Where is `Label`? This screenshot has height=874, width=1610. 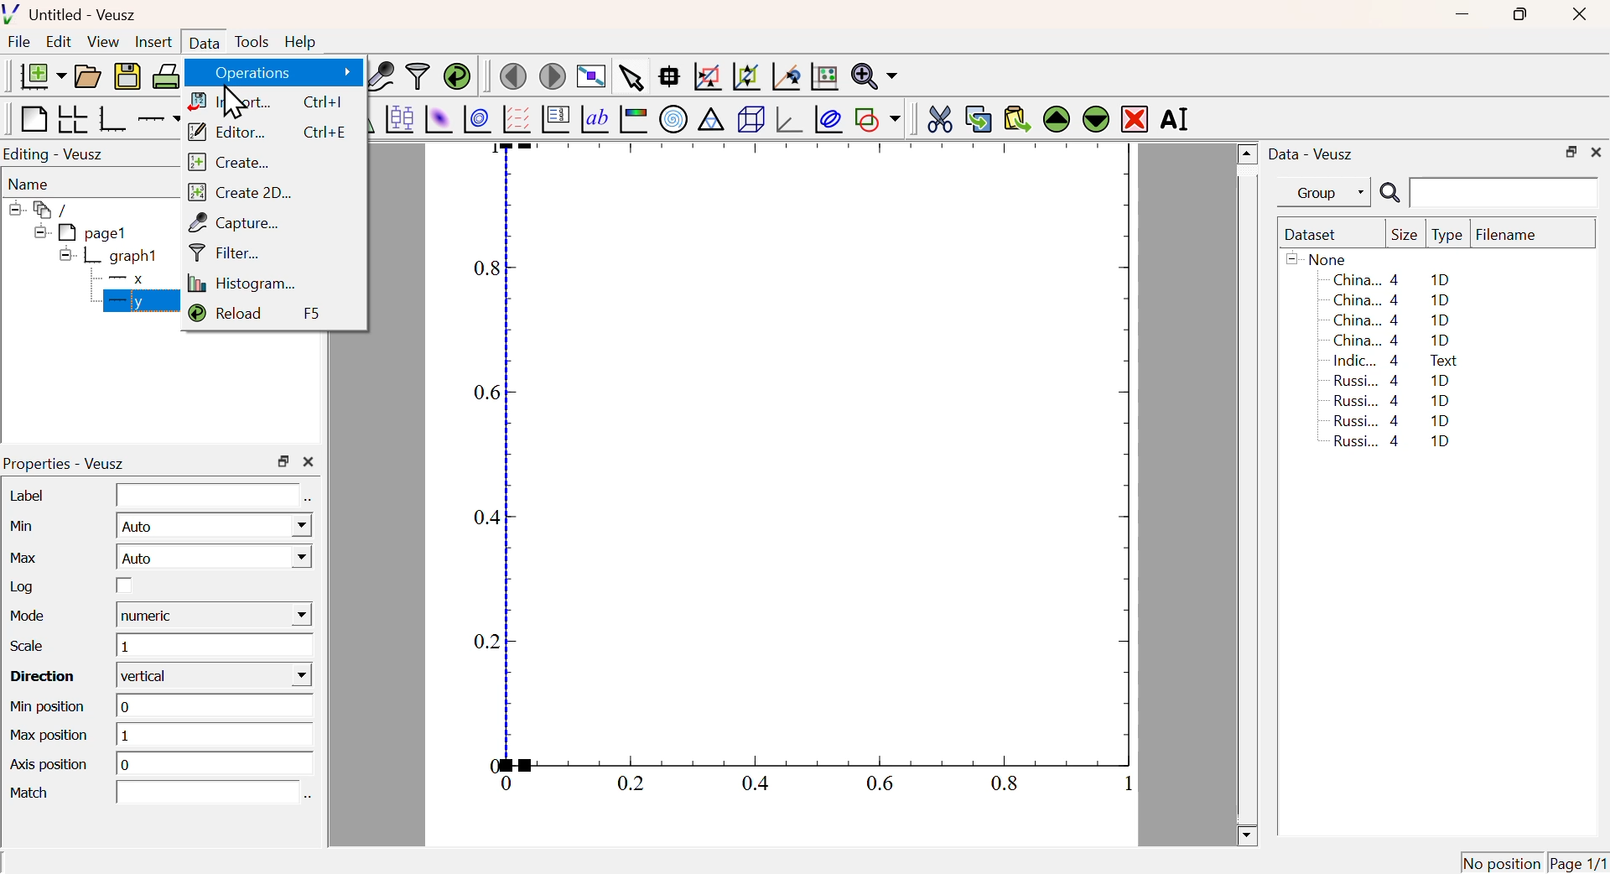
Label is located at coordinates (29, 495).